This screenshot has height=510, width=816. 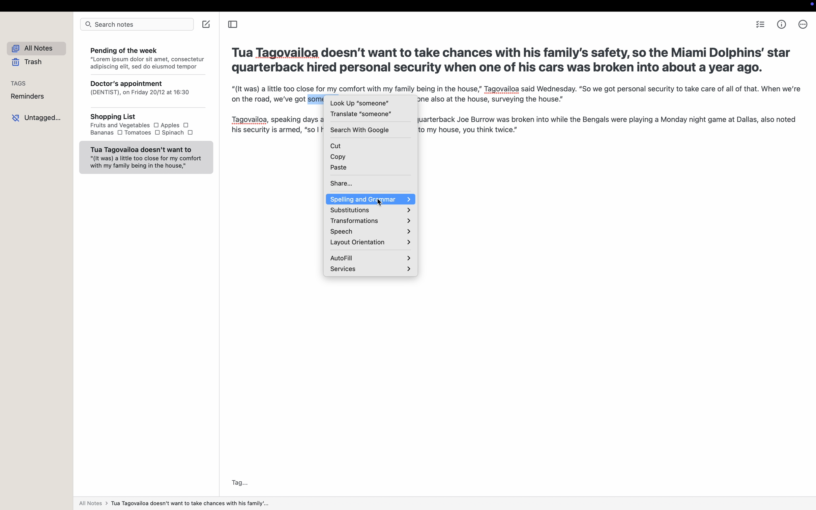 I want to click on LUOCTOr's appointment
(DENTIST), on Friday 20/12 at 16:30, so click(x=145, y=92).